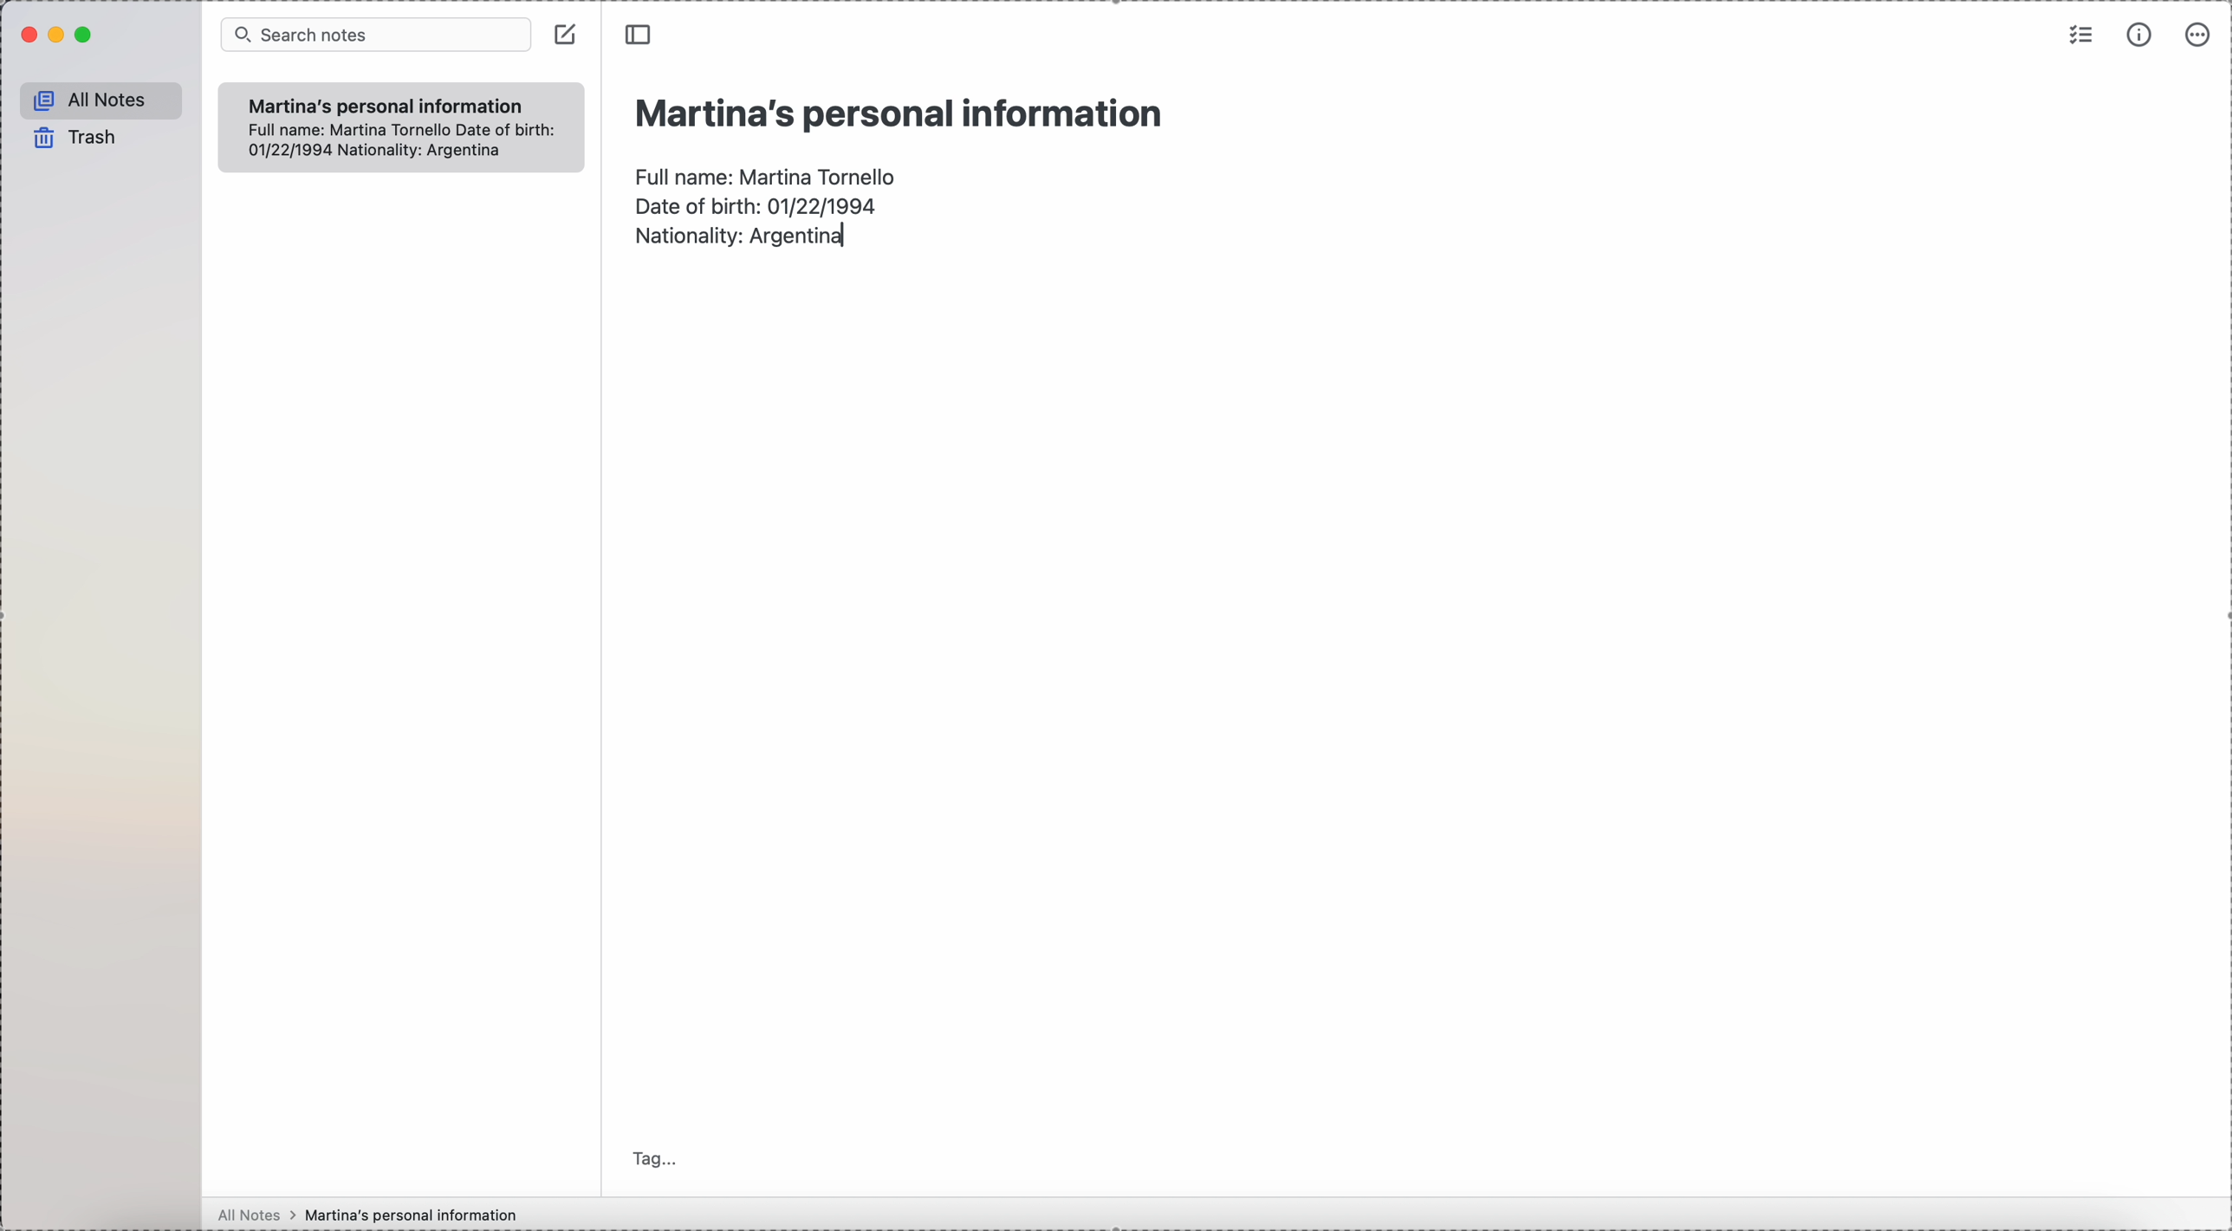 The image size is (2232, 1231). I want to click on search bar, so click(377, 35).